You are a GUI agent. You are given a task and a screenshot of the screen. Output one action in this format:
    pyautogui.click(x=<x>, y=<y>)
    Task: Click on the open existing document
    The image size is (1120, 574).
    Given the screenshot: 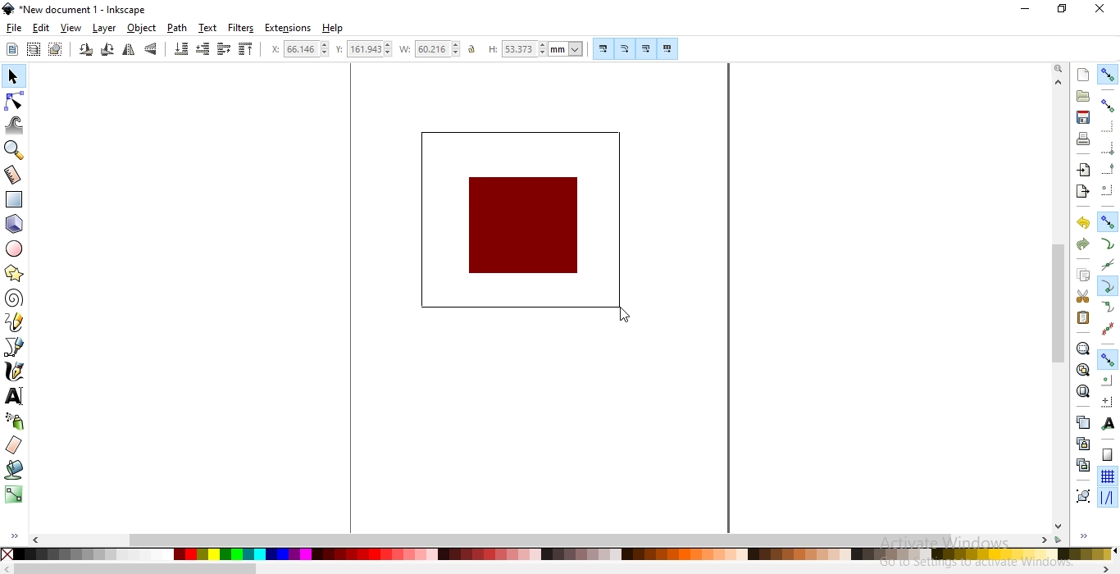 What is the action you would take?
    pyautogui.click(x=1083, y=96)
    